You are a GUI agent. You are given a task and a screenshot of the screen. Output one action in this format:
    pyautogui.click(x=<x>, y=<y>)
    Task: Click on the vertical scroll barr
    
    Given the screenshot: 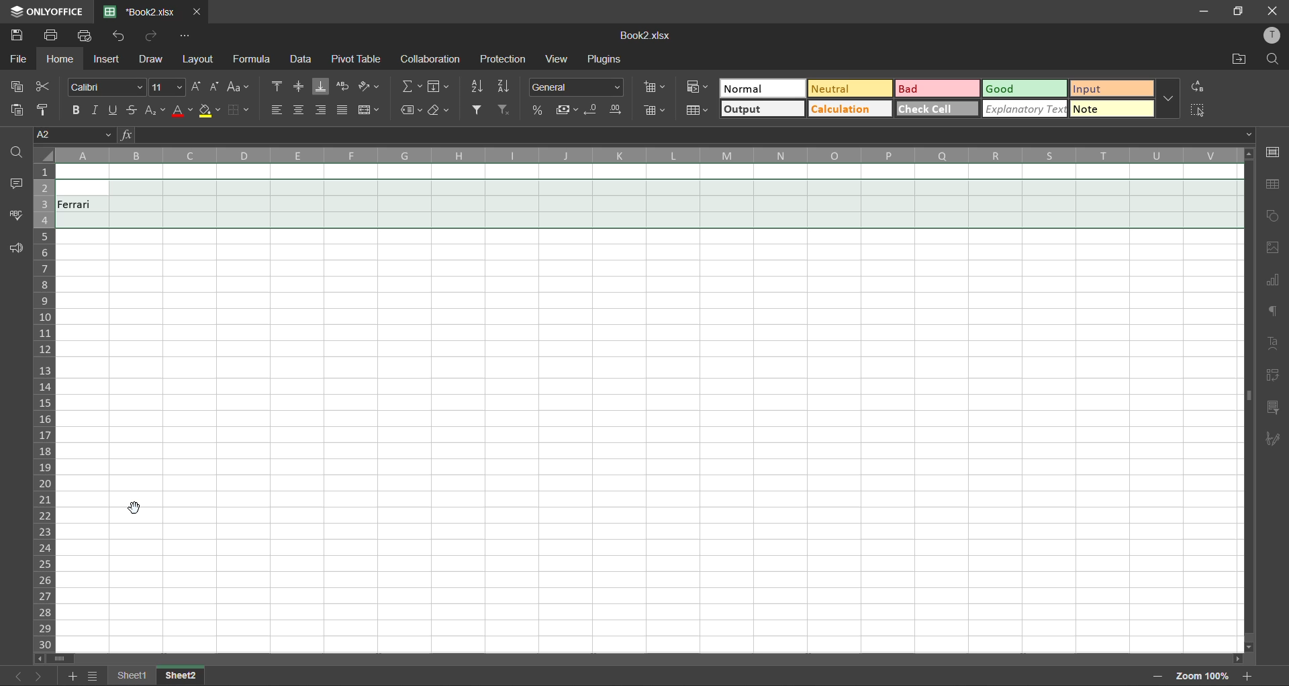 What is the action you would take?
    pyautogui.click(x=1247, y=400)
    